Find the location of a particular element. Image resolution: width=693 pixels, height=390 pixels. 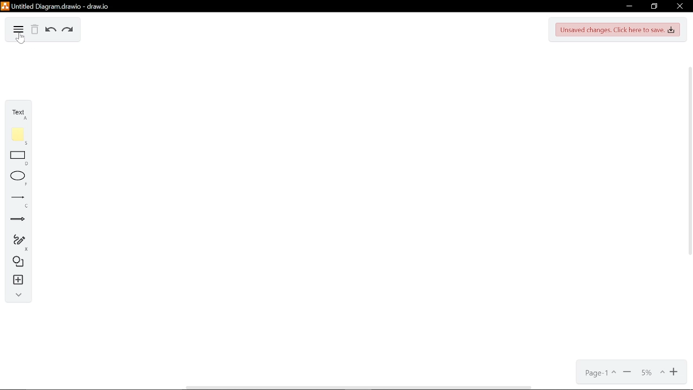

horizontal scrollbar is located at coordinates (357, 387).